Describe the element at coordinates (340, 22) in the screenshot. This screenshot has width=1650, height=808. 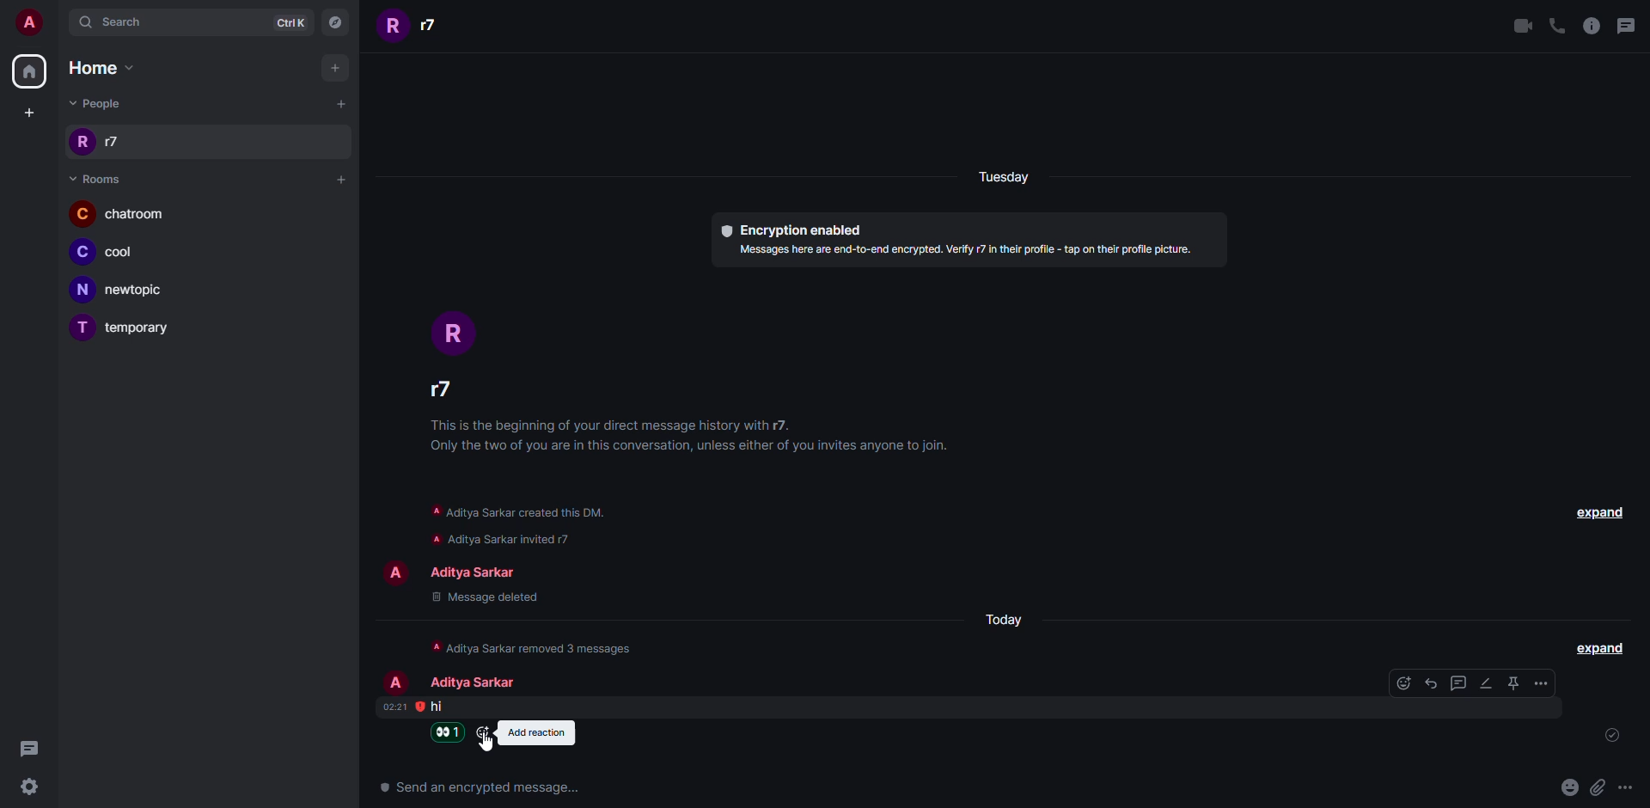
I see `navigator` at that location.